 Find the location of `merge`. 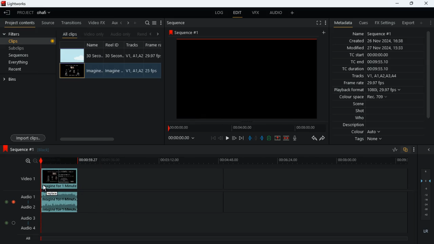

merge is located at coordinates (287, 138).